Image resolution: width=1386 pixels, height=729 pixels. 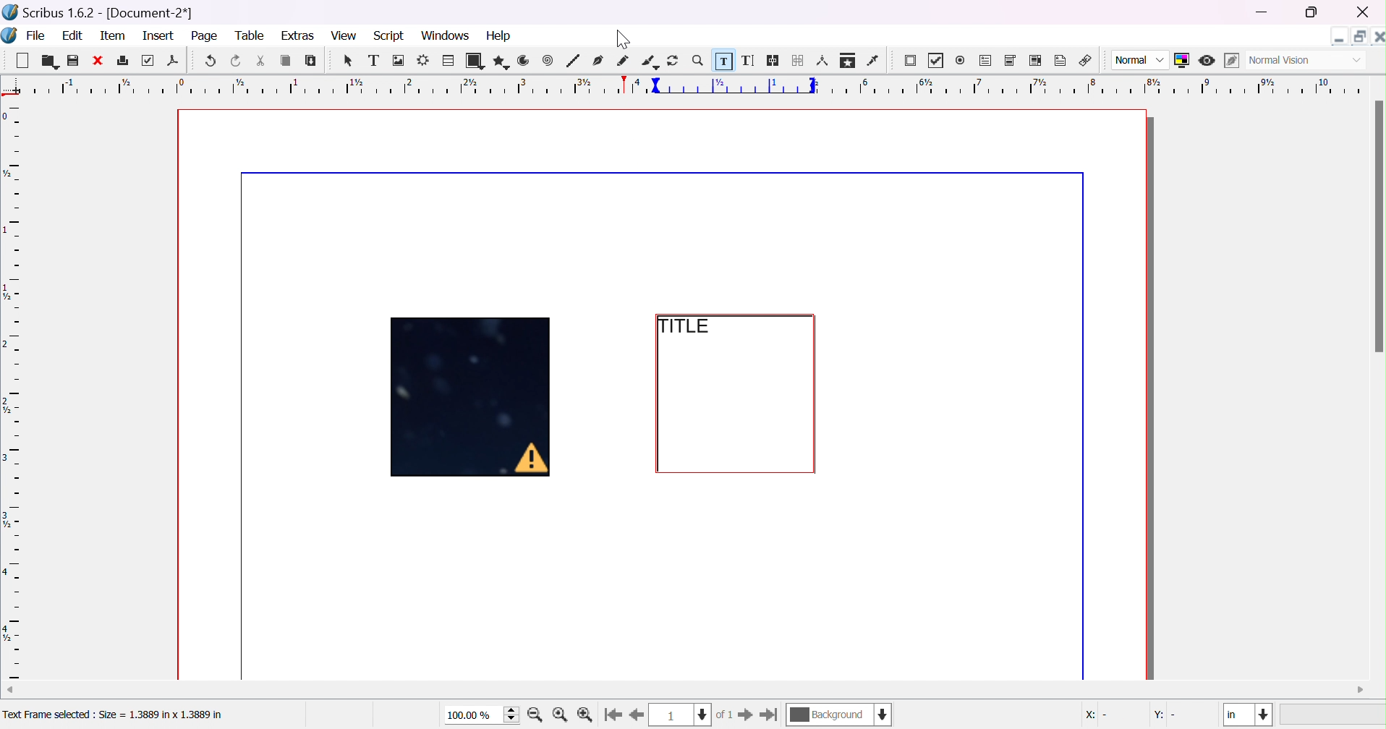 I want to click on normal vision, so click(x=1305, y=61).